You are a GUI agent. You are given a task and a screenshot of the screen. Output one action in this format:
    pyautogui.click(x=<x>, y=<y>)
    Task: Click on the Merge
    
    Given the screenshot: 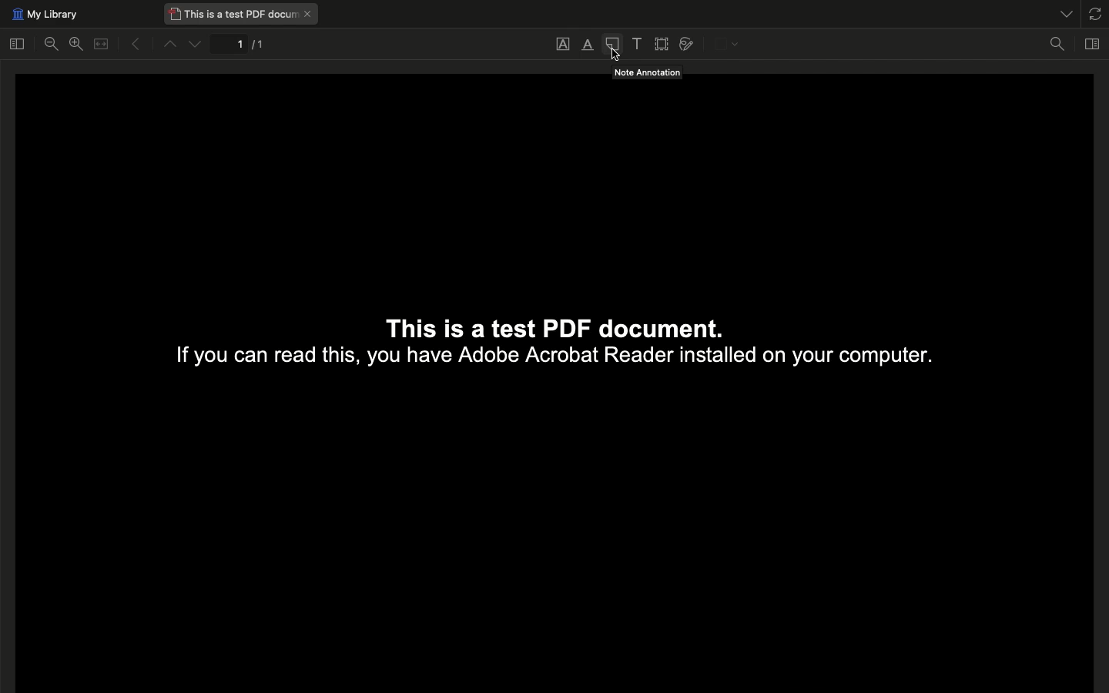 What is the action you would take?
    pyautogui.click(x=101, y=45)
    